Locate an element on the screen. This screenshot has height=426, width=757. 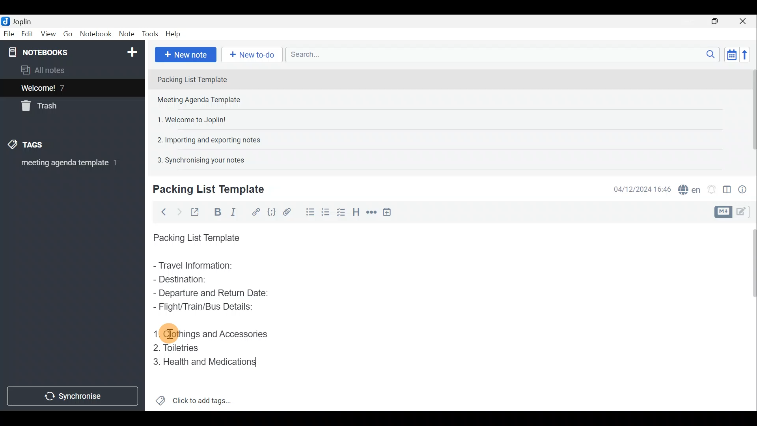
Insert time is located at coordinates (390, 212).